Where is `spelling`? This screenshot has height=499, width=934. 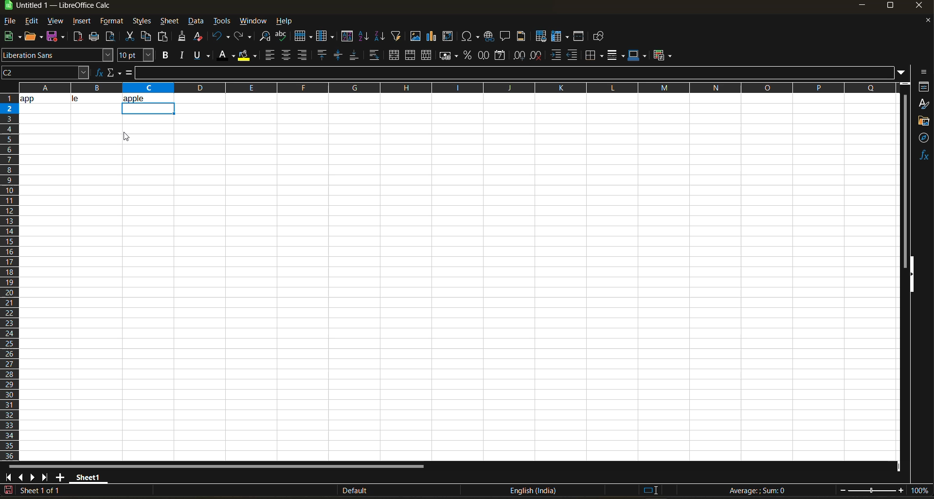
spelling is located at coordinates (281, 37).